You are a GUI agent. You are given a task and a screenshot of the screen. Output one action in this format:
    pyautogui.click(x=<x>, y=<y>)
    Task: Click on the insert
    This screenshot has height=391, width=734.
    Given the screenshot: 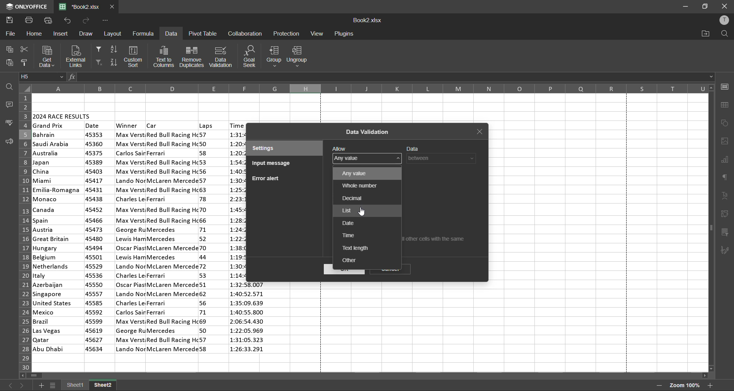 What is the action you would take?
    pyautogui.click(x=62, y=34)
    